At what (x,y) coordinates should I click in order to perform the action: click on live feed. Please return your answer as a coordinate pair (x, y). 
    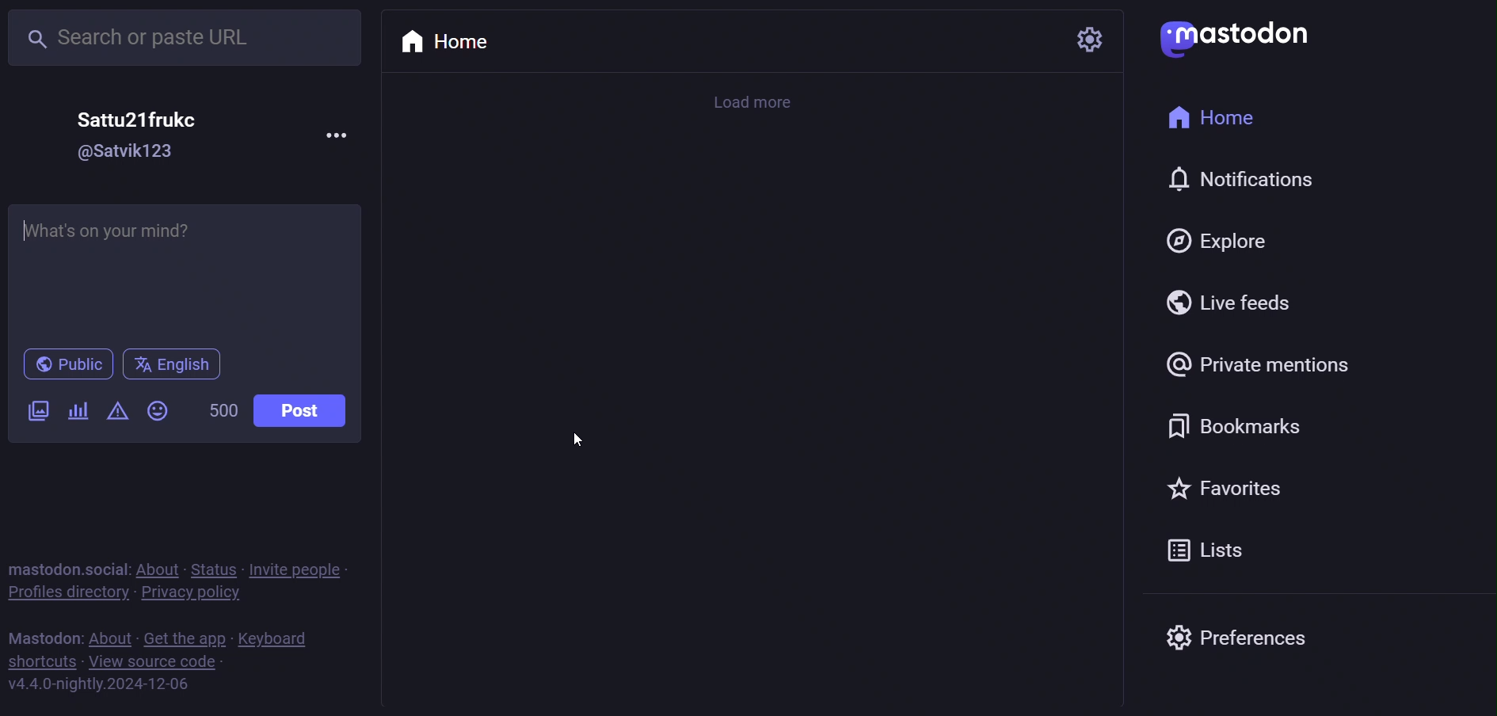
    Looking at the image, I should click on (1225, 304).